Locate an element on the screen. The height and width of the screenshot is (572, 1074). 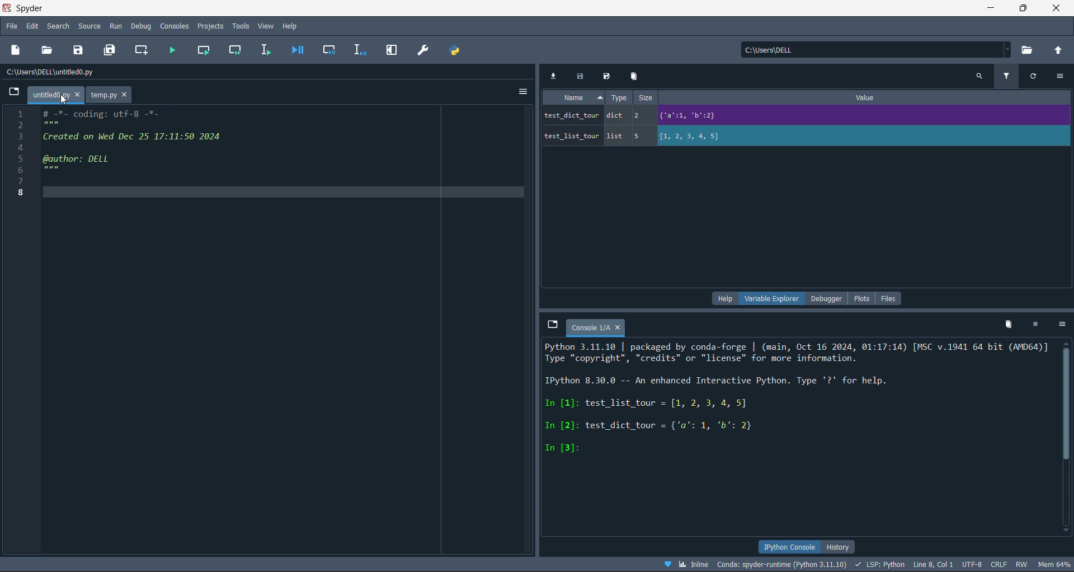
options is located at coordinates (1063, 324).